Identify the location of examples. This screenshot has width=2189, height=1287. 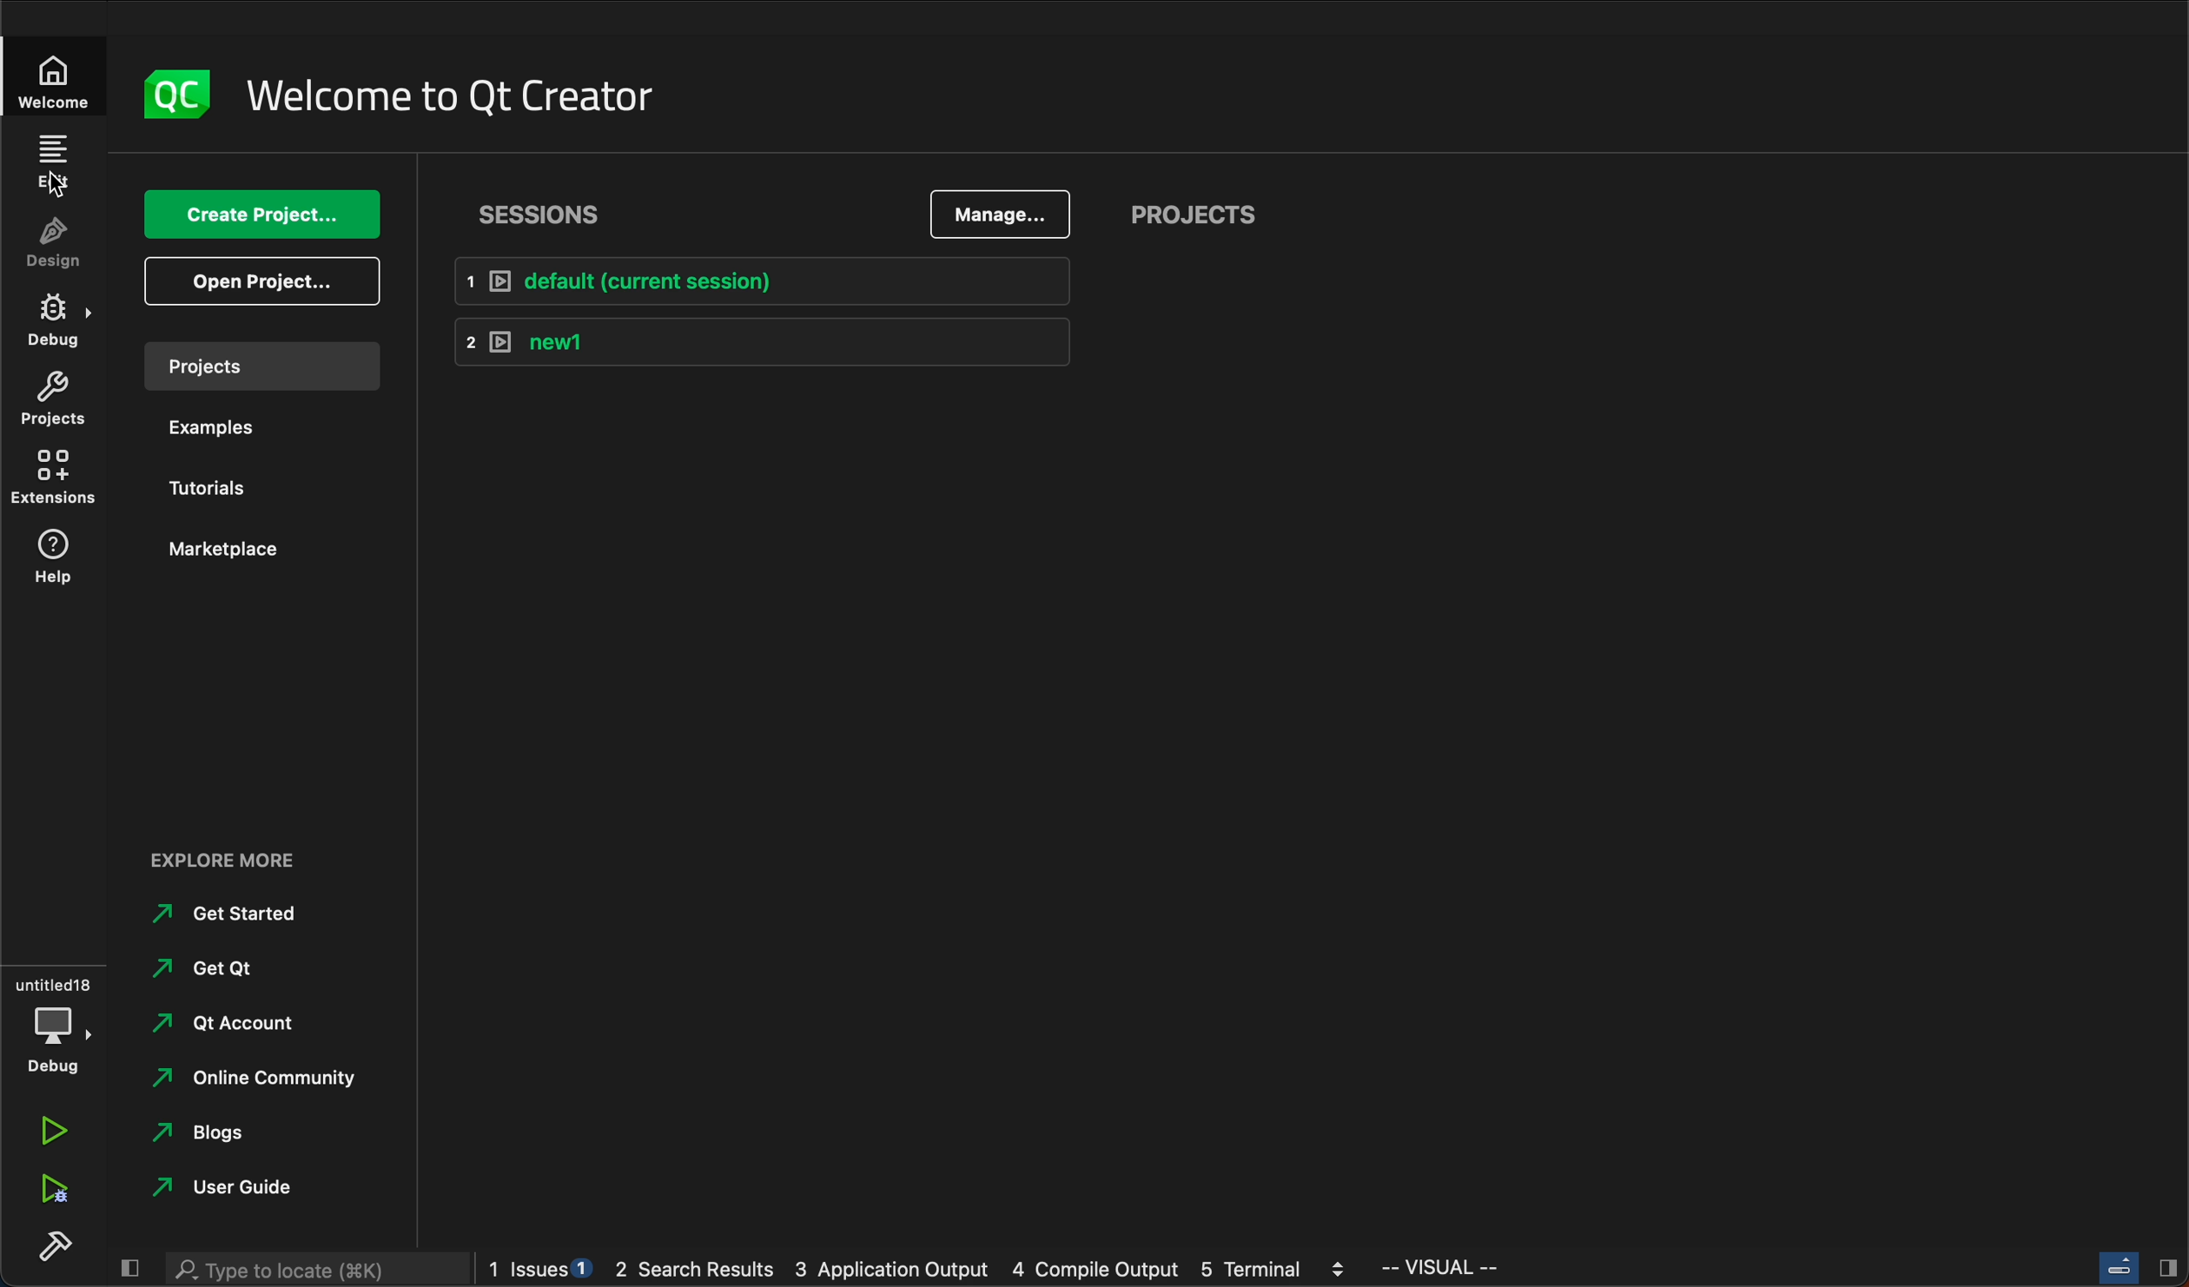
(213, 423).